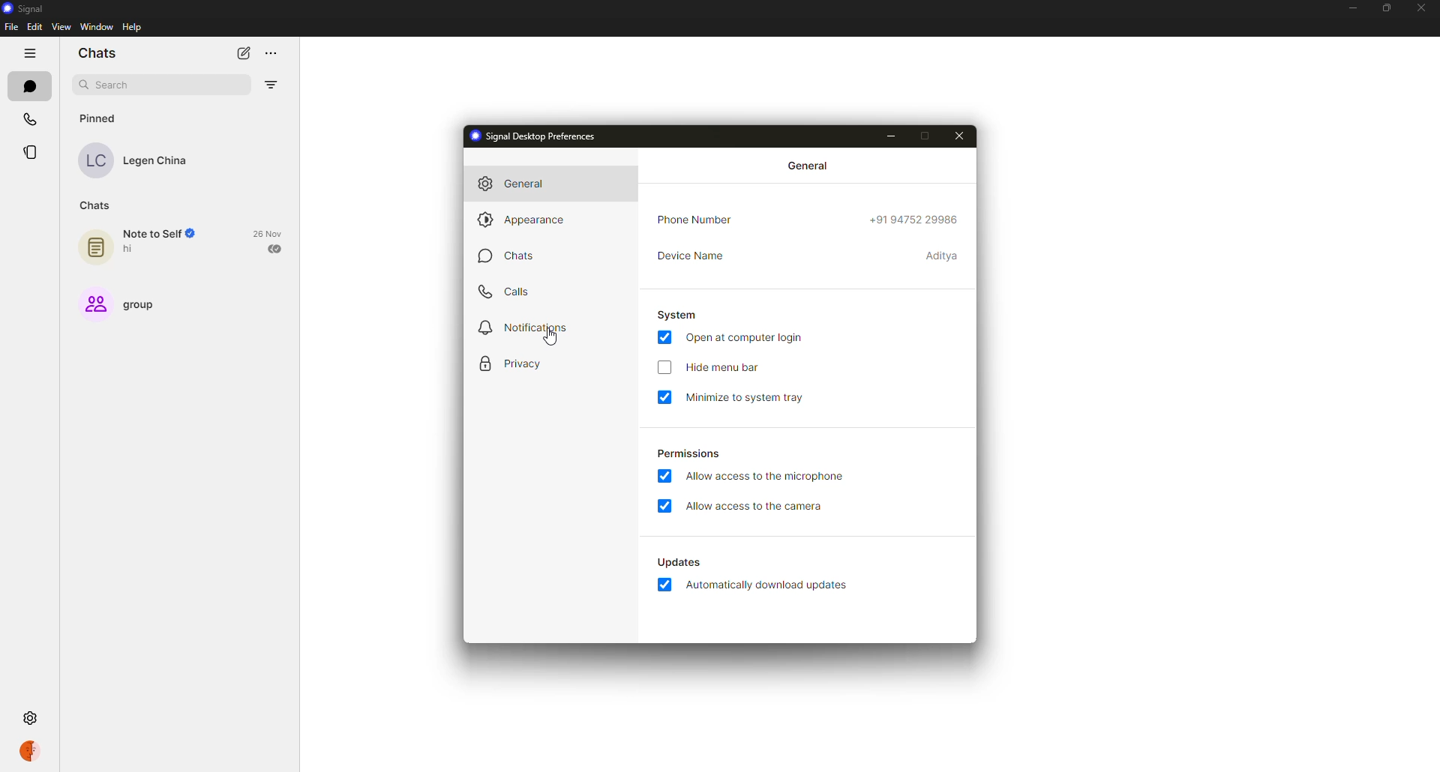  What do you see at coordinates (28, 9) in the screenshot?
I see `signal` at bounding box center [28, 9].